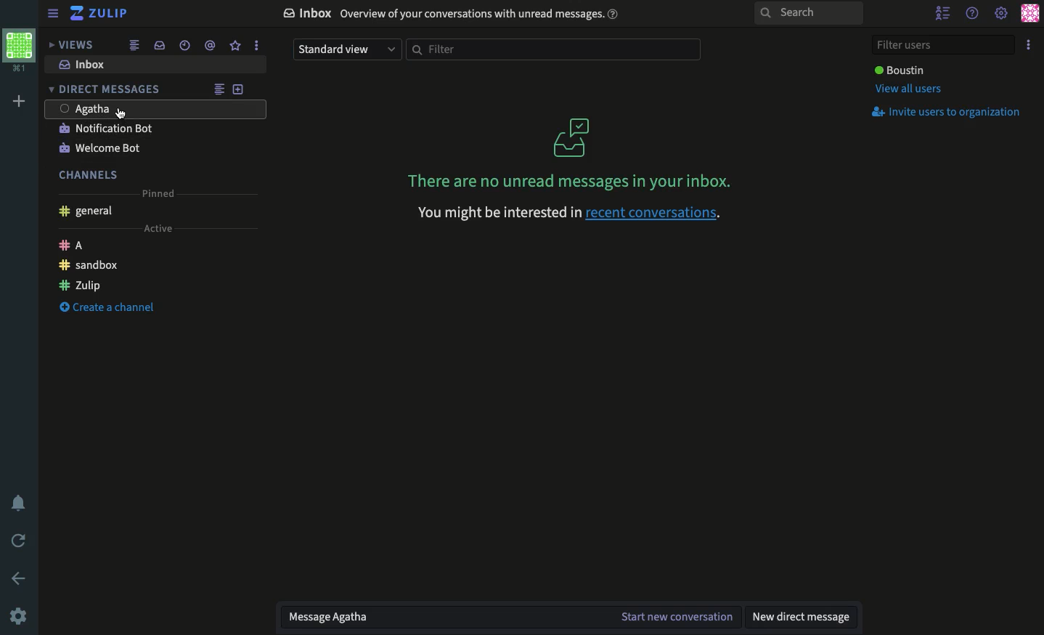 This screenshot has width=1044, height=635. Describe the element at coordinates (570, 183) in the screenshot. I see `text` at that location.